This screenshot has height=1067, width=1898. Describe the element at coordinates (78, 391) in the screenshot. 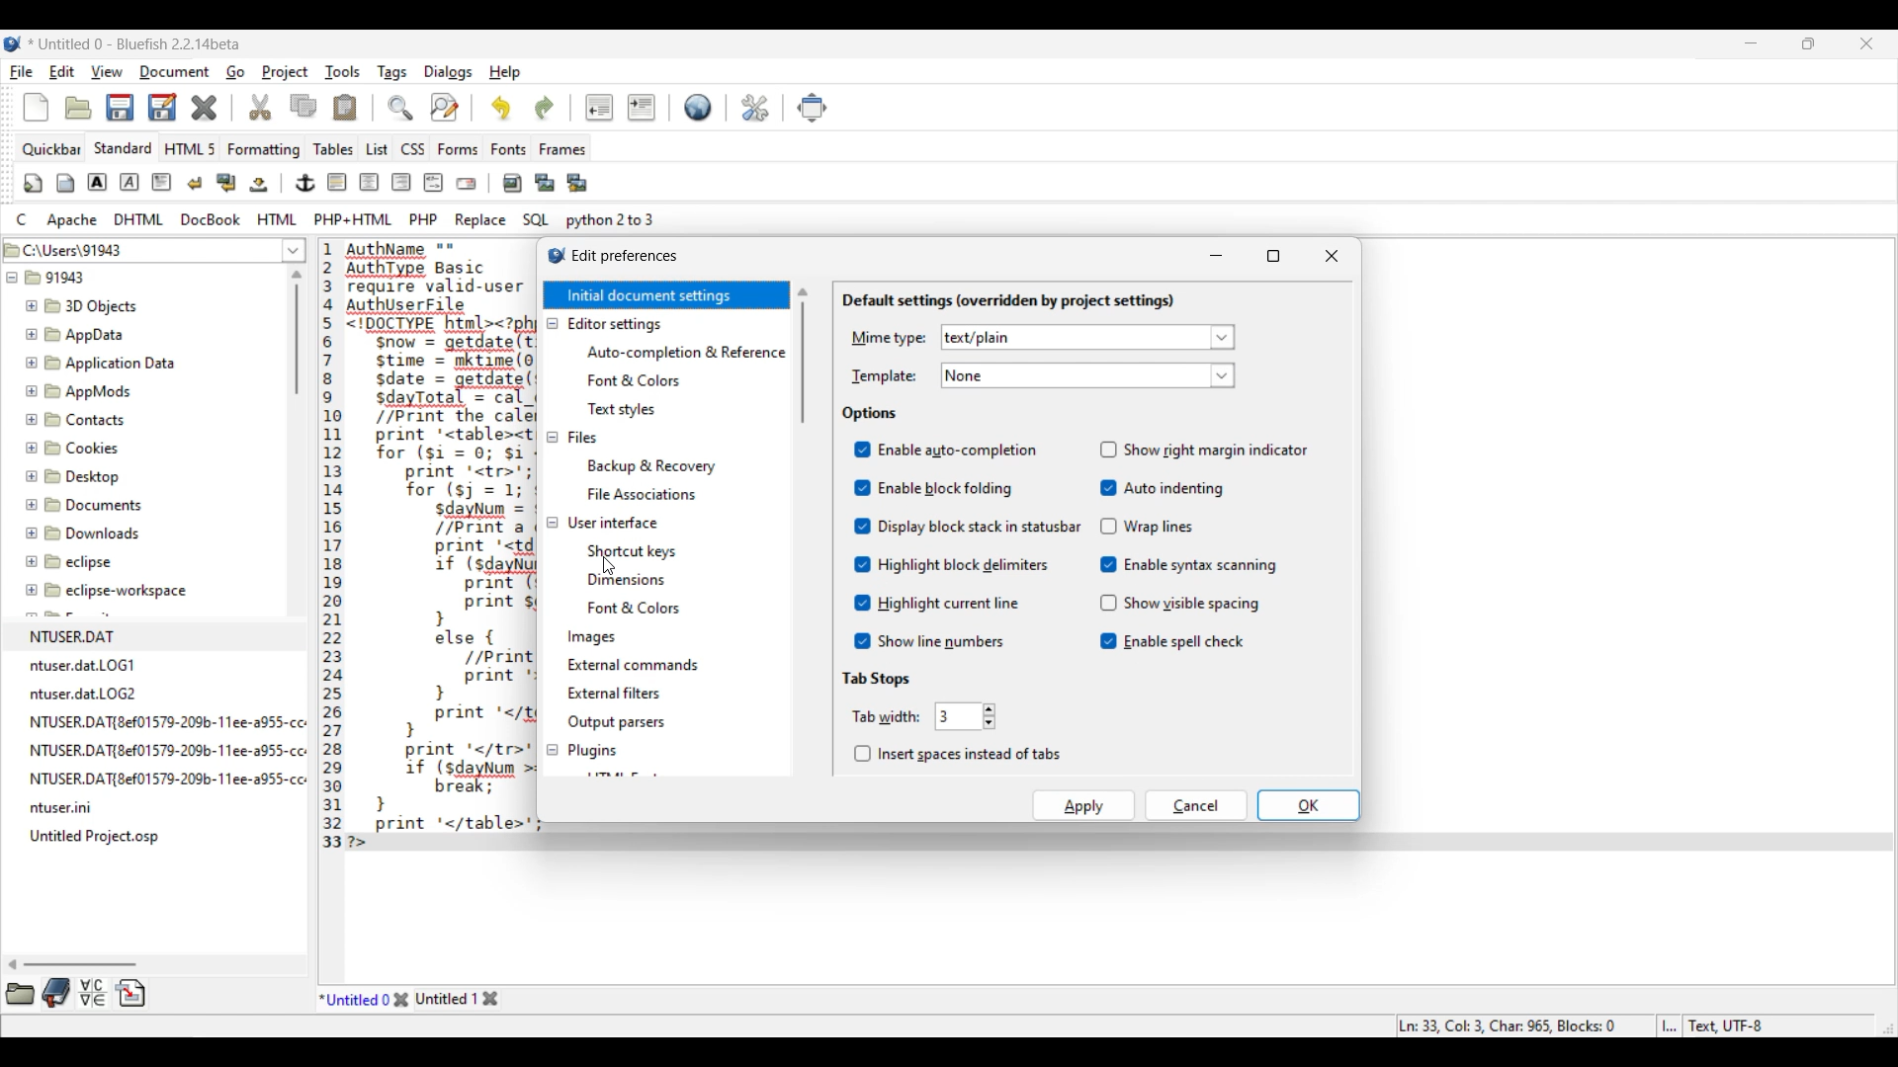

I see `AppMods` at that location.